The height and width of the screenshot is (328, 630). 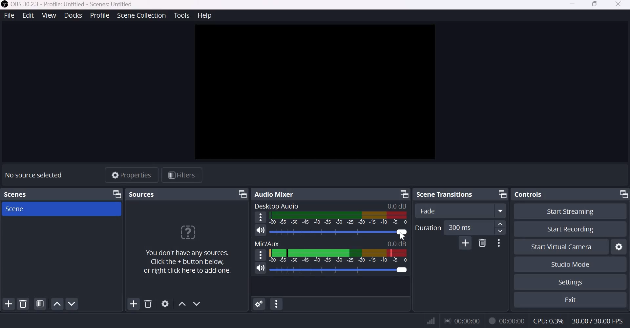 I want to click on Remove selected source(s), so click(x=149, y=304).